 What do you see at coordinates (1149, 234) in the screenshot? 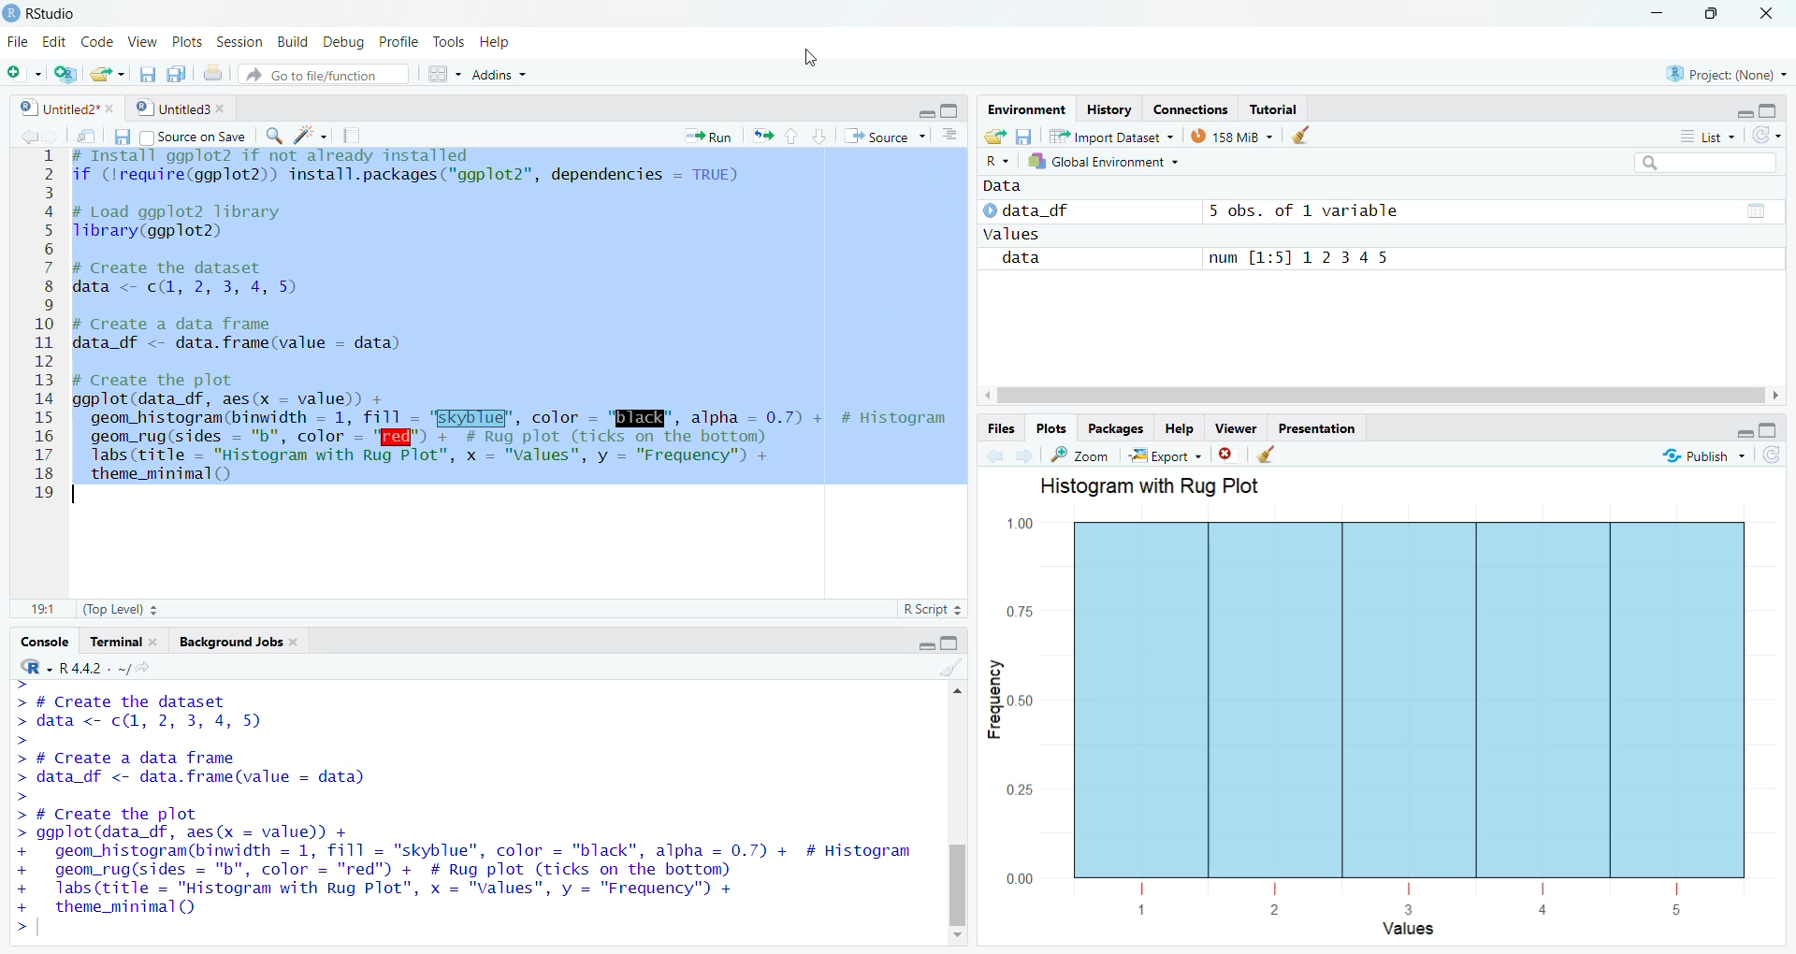
I see `~~ values` at bounding box center [1149, 234].